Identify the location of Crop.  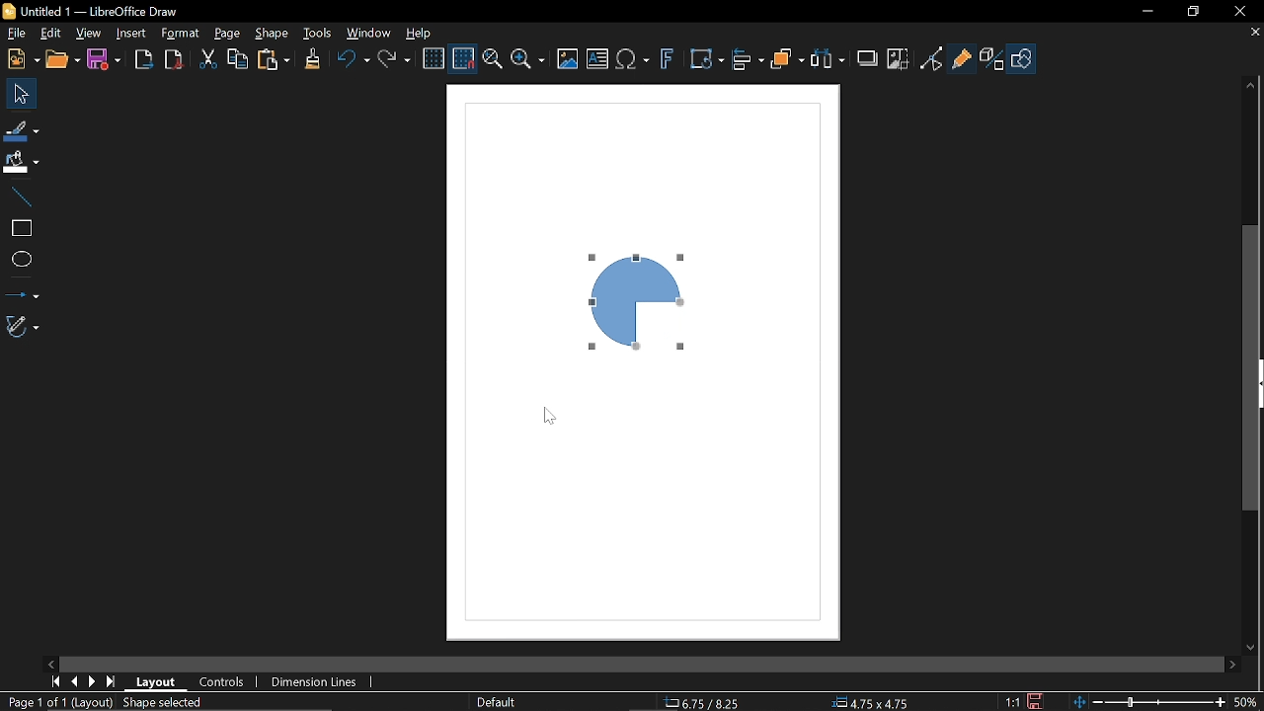
(897, 58).